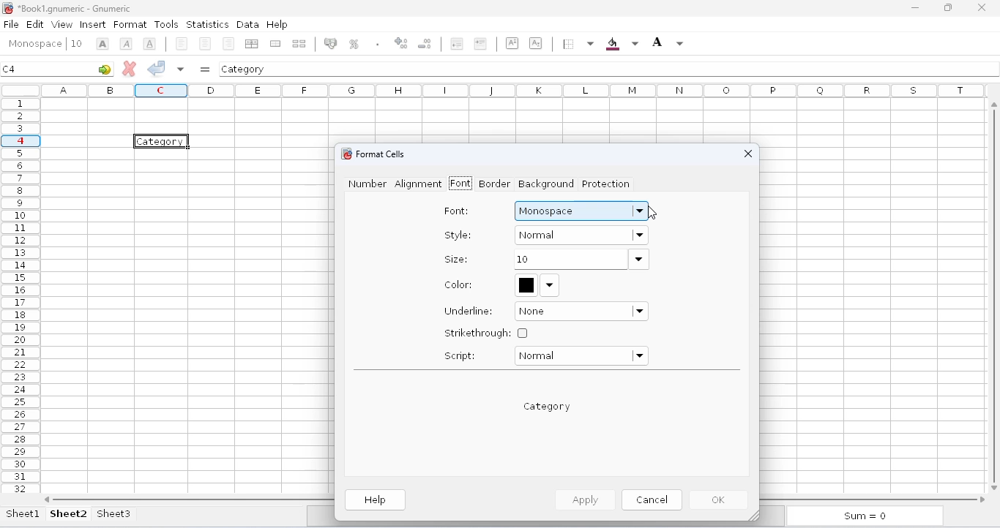  Describe the element at coordinates (480, 43) in the screenshot. I see `increase the indent` at that location.